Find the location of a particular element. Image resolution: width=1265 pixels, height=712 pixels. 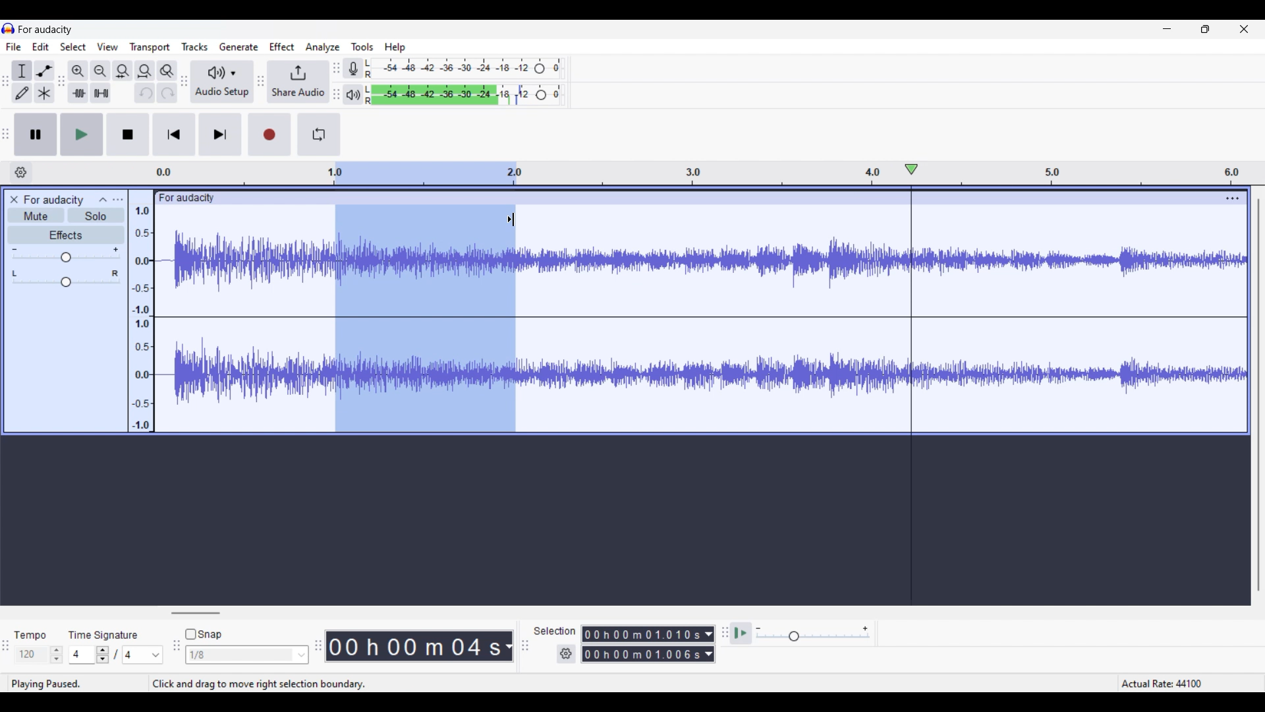

Track selection is located at coordinates (426, 297).